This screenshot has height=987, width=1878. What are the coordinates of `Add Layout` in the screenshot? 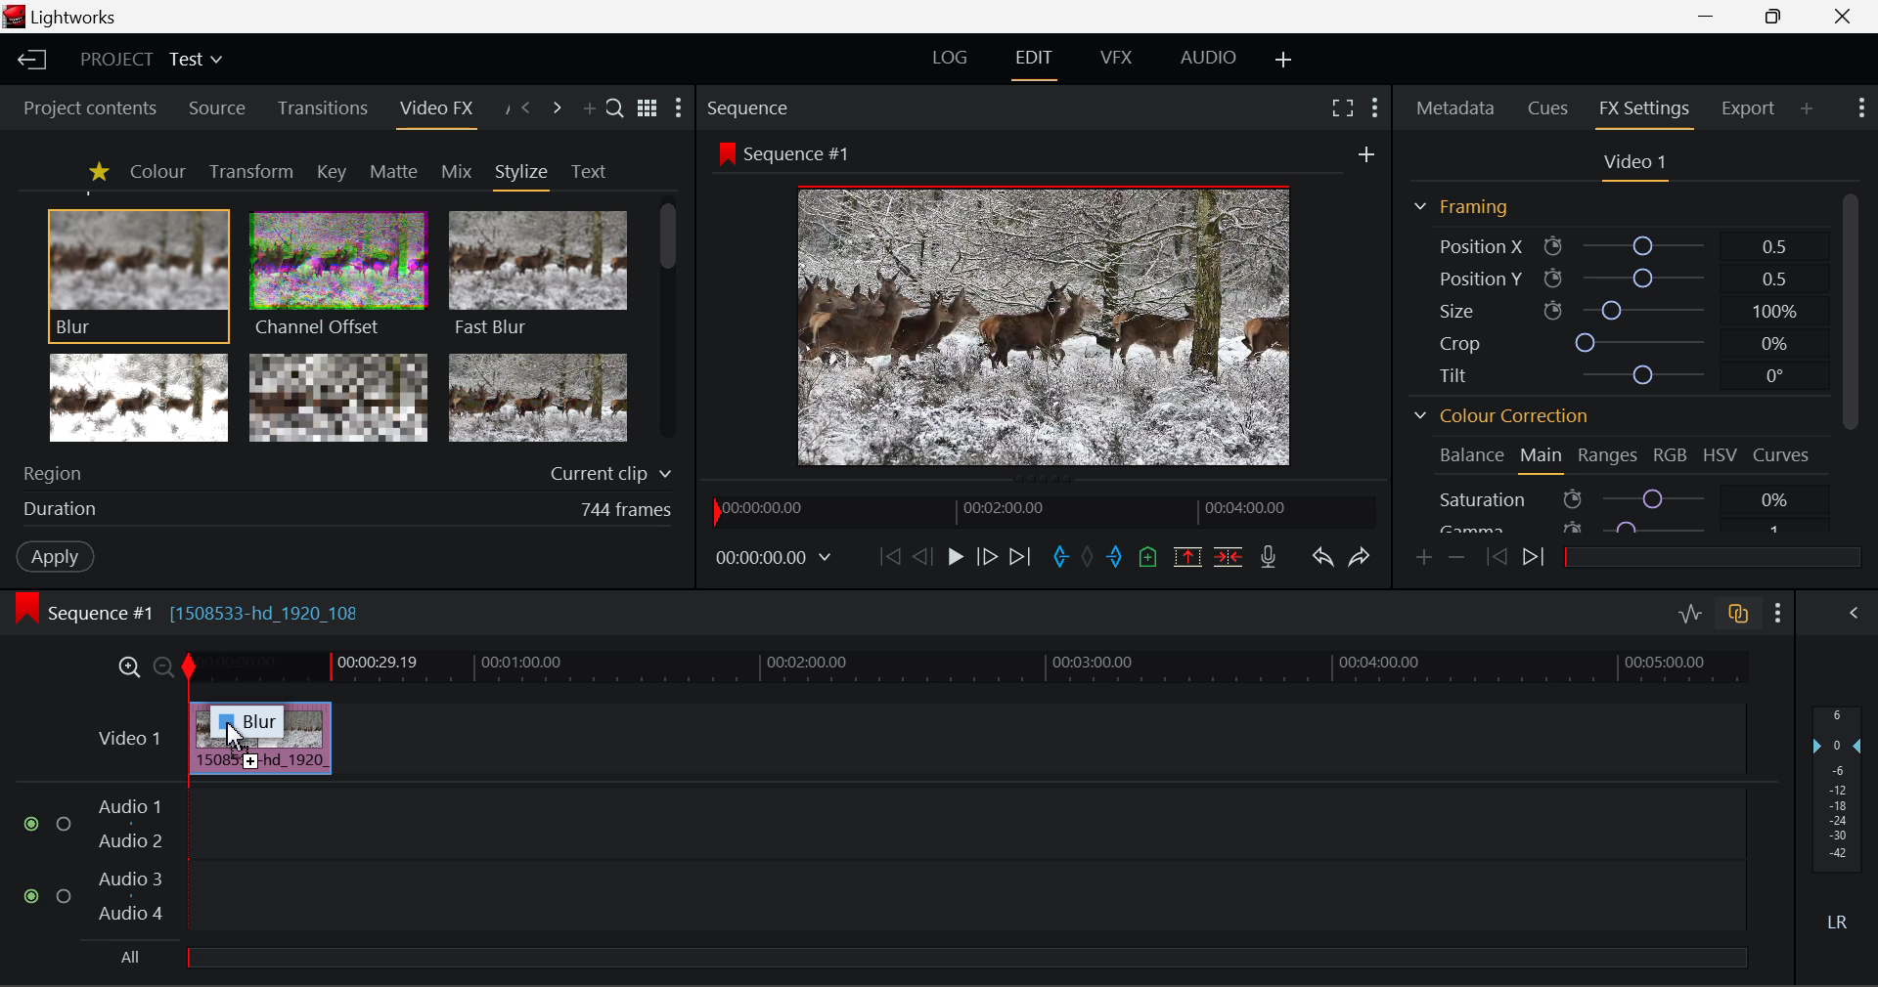 It's located at (1284, 60).